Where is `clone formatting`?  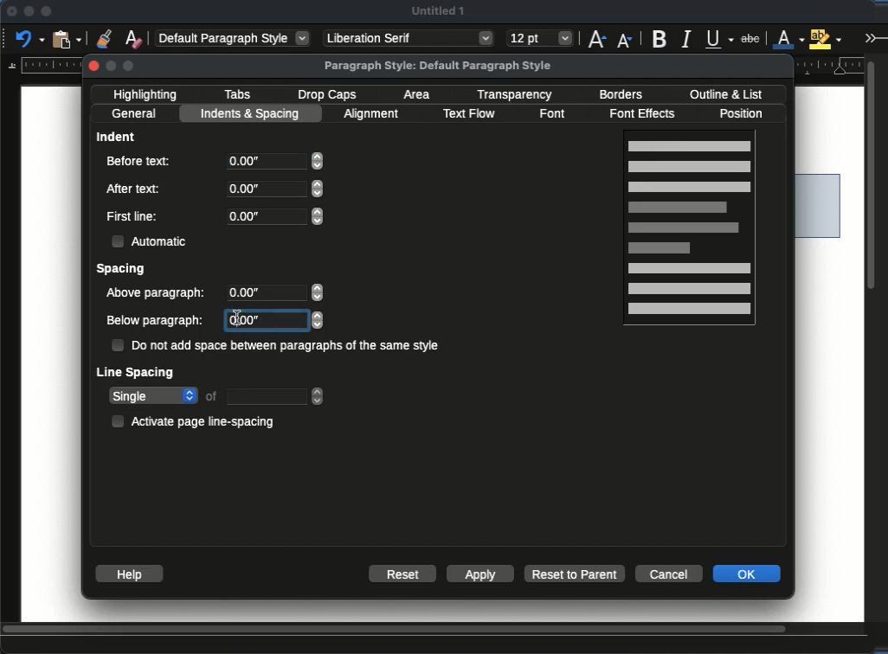 clone formatting is located at coordinates (104, 38).